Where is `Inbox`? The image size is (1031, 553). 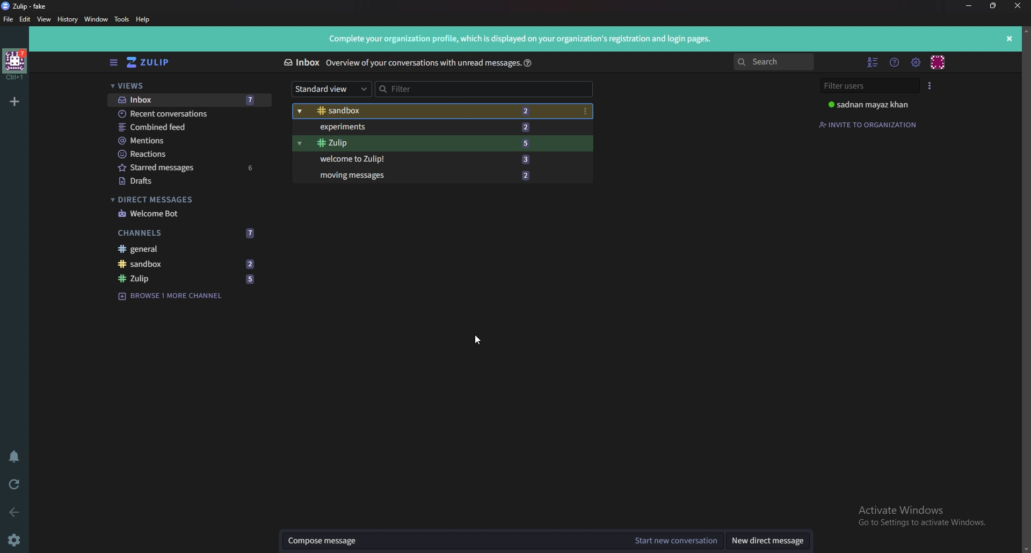 Inbox is located at coordinates (301, 62).